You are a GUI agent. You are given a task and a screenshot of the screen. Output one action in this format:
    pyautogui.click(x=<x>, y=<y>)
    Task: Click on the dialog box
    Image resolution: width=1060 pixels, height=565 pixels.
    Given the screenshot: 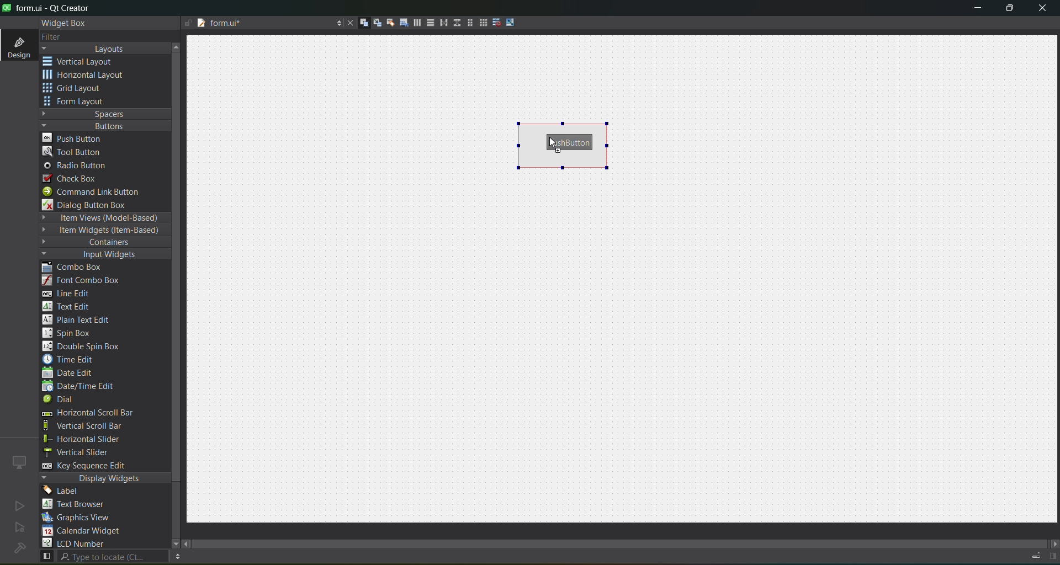 What is the action you would take?
    pyautogui.click(x=92, y=205)
    